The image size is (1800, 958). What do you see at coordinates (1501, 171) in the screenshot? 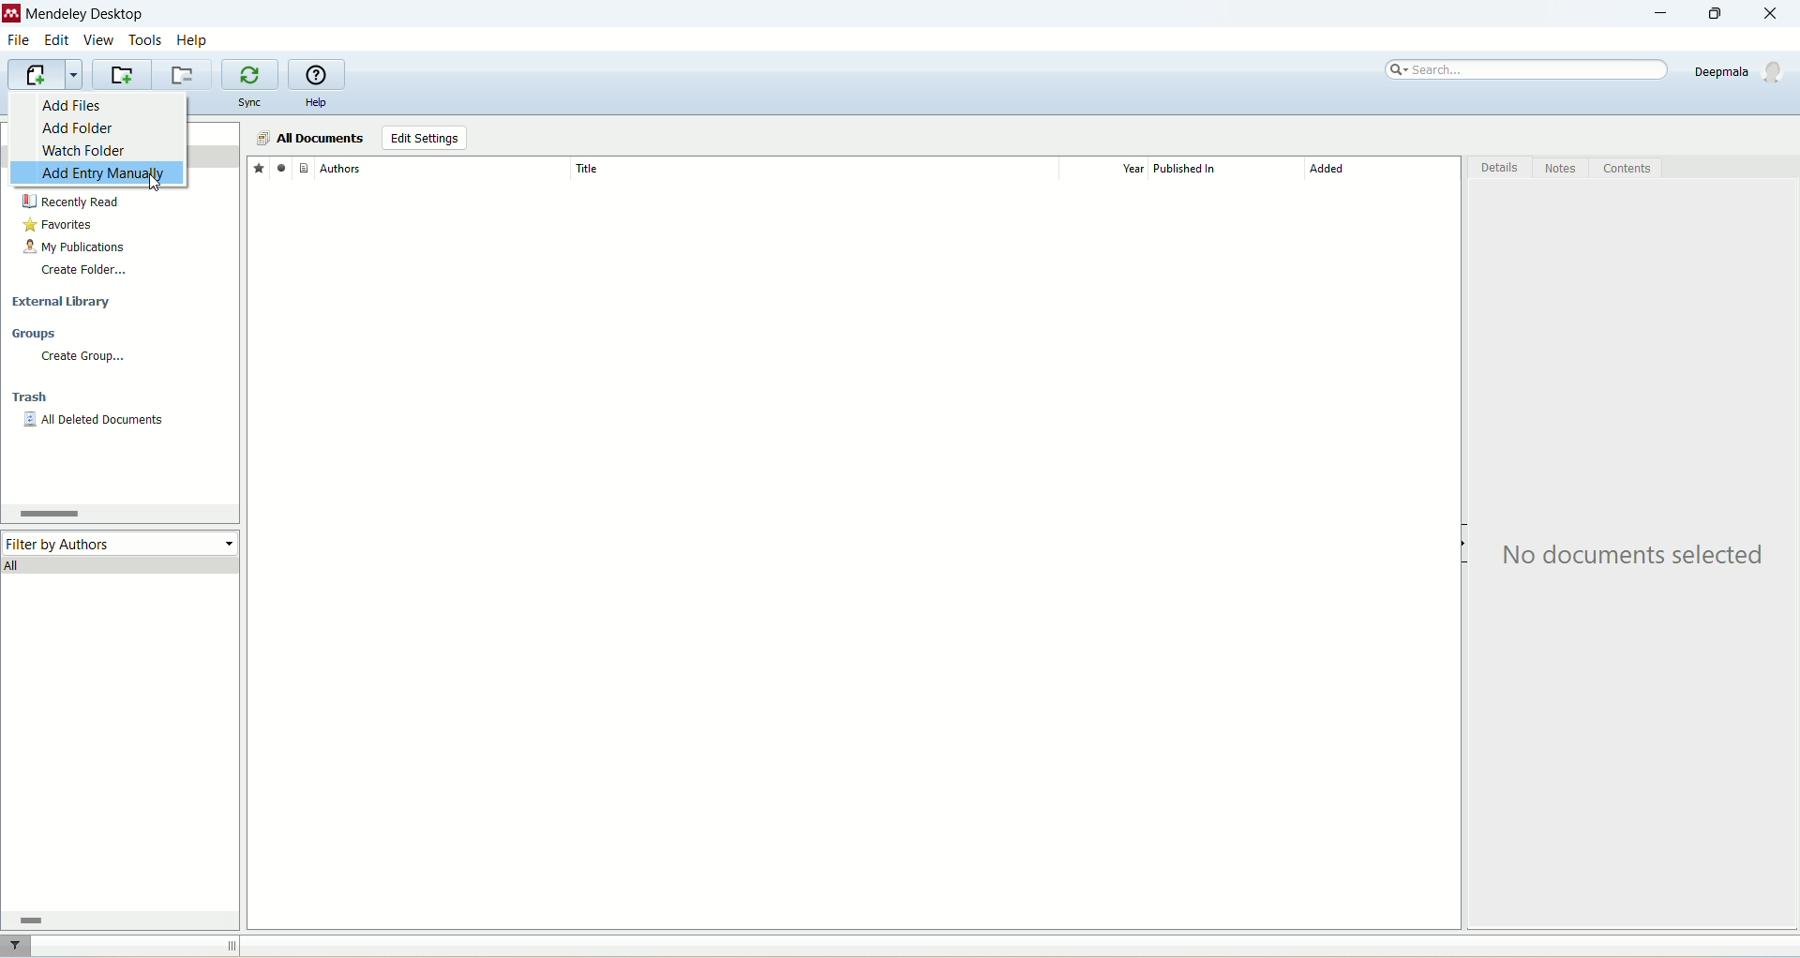
I see `details` at bounding box center [1501, 171].